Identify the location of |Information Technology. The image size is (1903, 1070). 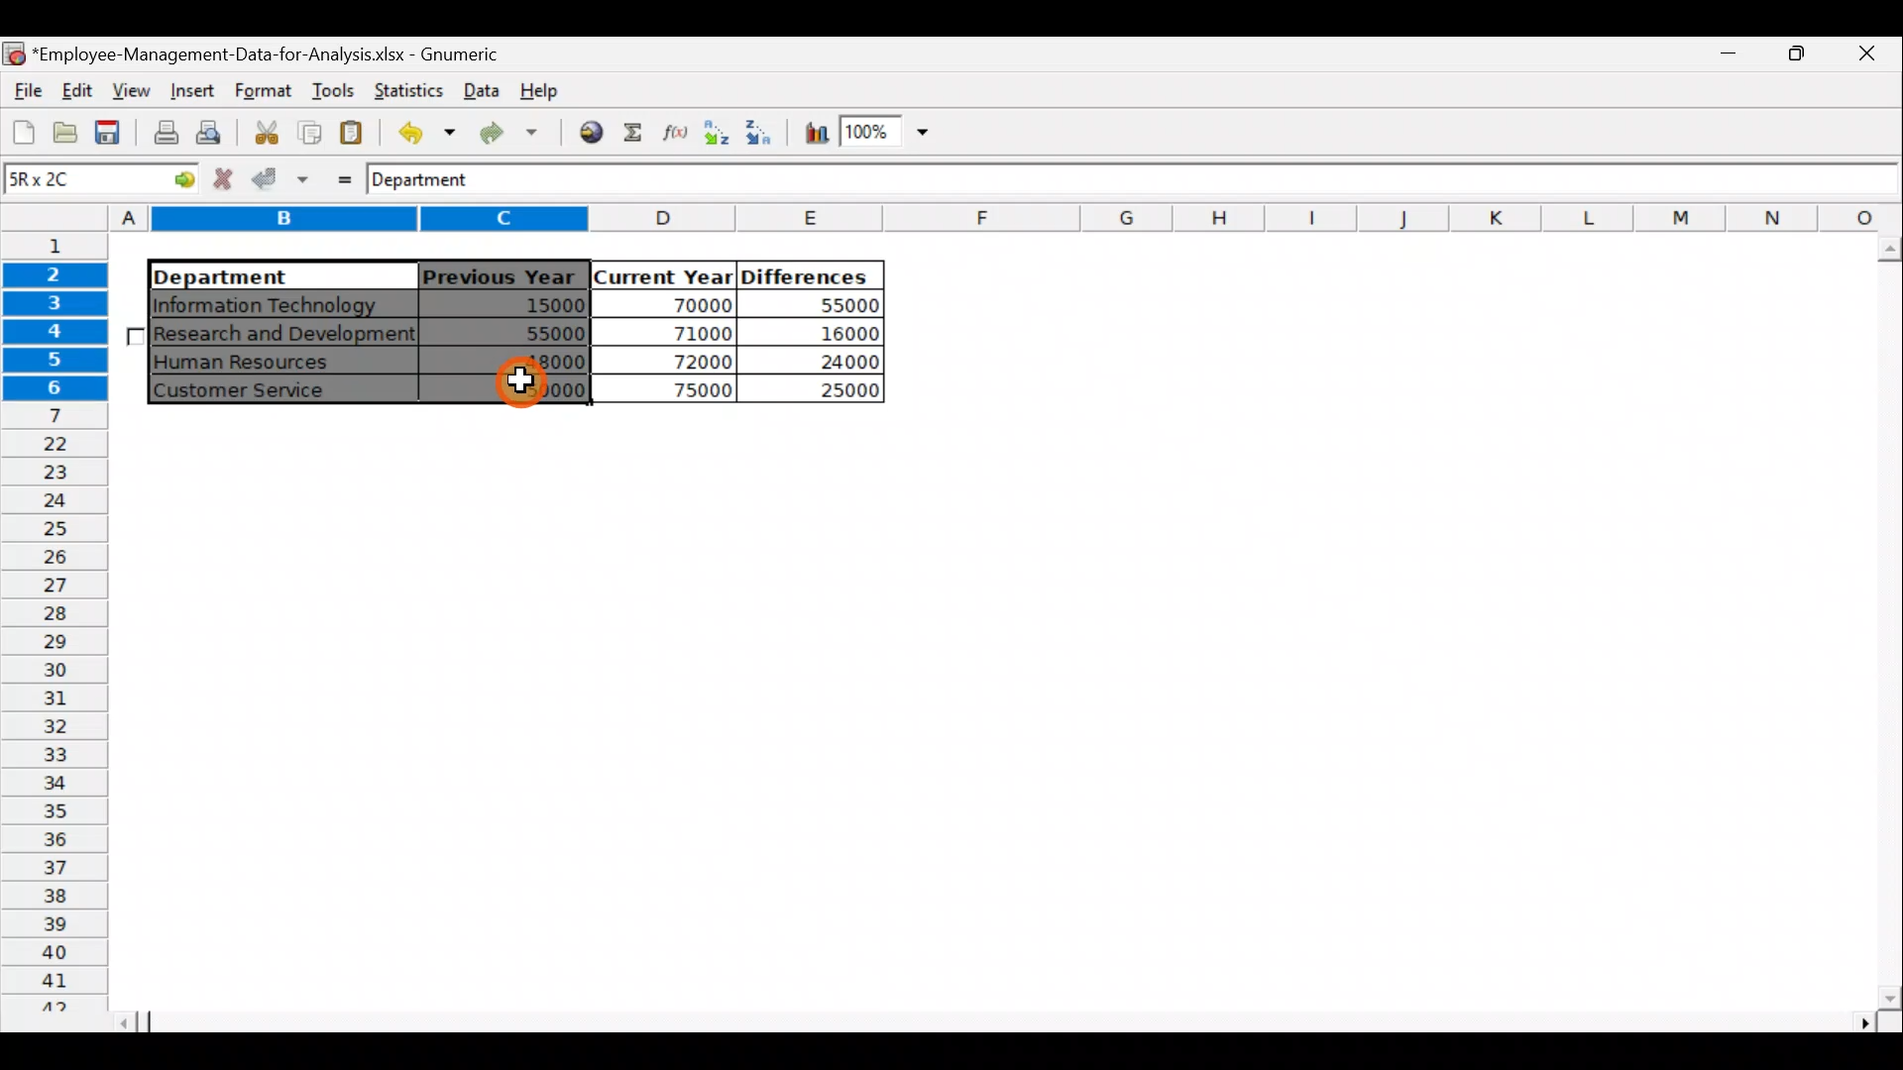
(280, 304).